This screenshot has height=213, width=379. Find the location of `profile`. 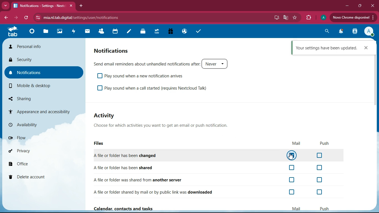

profile is located at coordinates (368, 31).